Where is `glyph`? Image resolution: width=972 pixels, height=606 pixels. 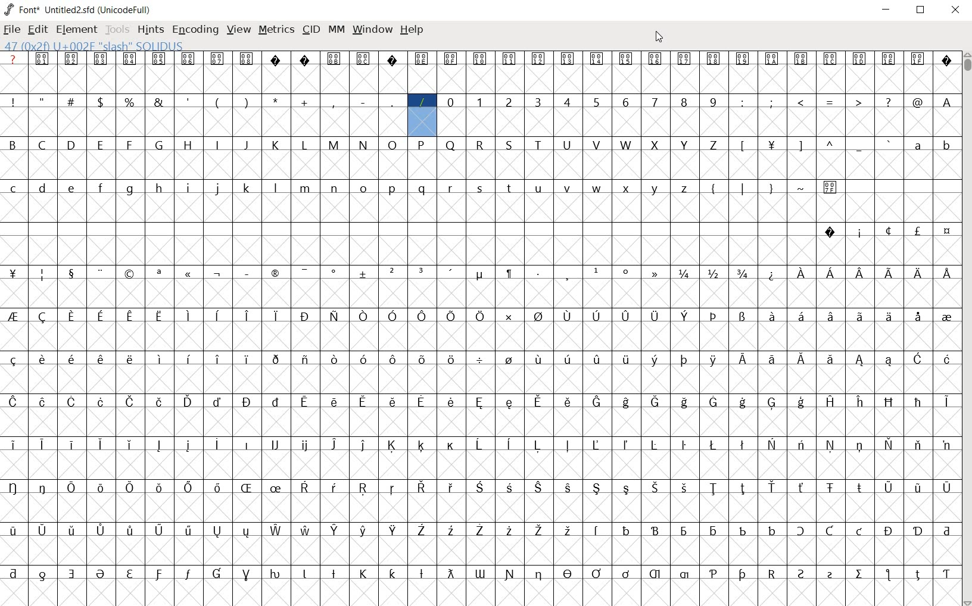
glyph is located at coordinates (510, 274).